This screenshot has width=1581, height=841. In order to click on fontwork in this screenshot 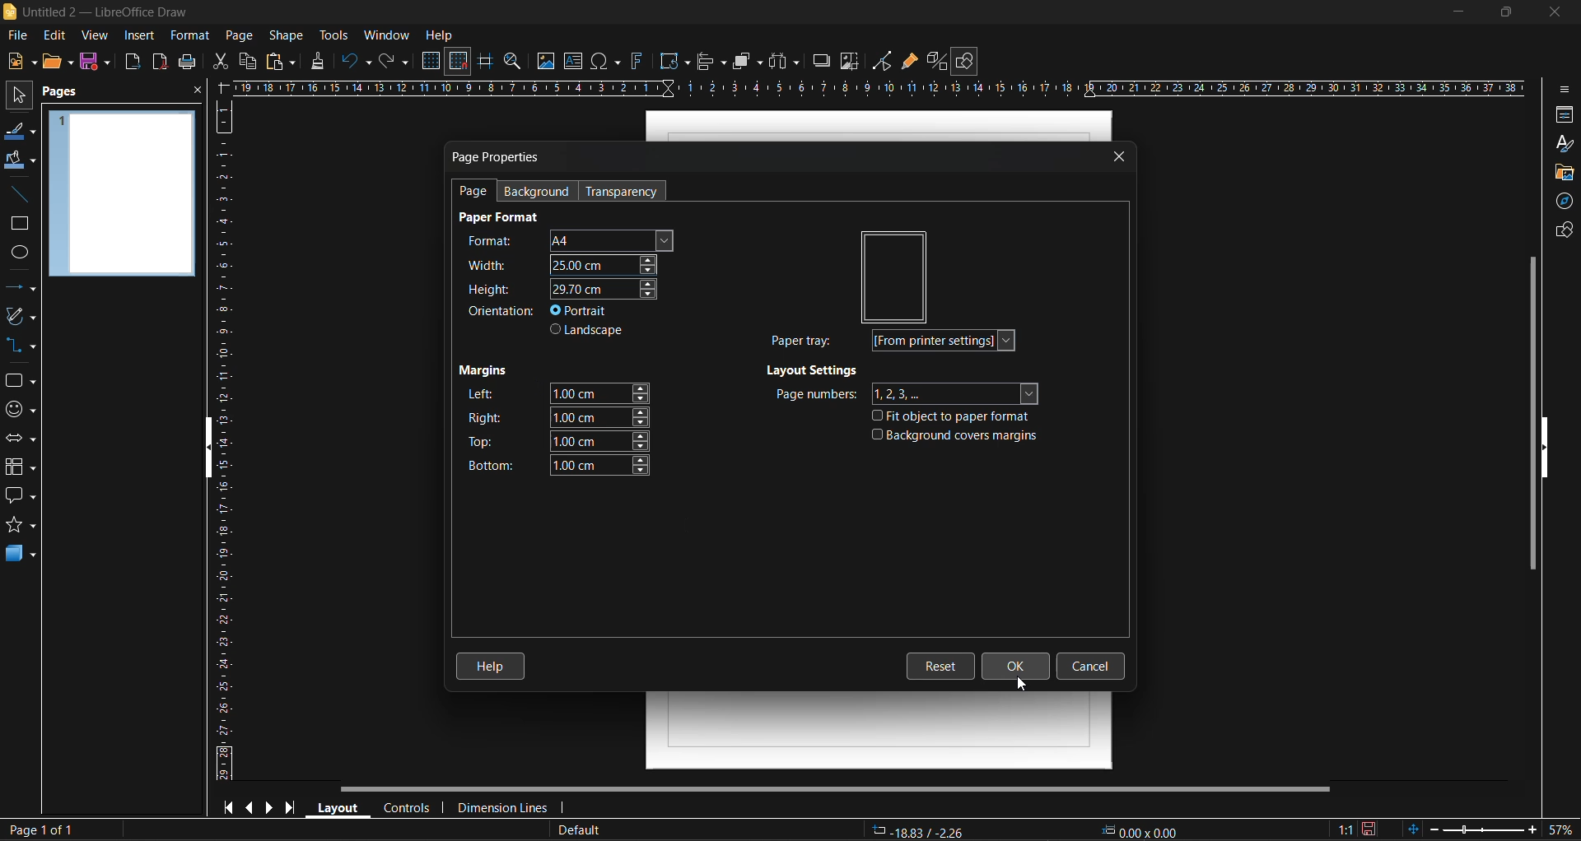, I will do `click(637, 63)`.